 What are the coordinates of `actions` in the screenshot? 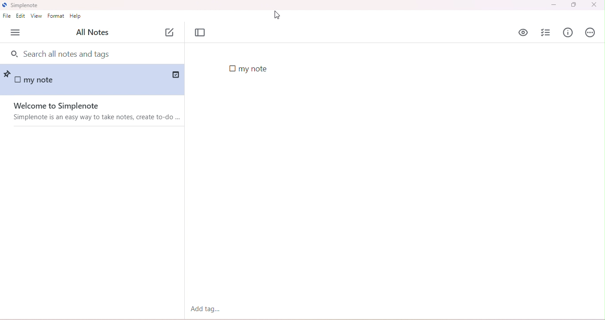 It's located at (590, 33).